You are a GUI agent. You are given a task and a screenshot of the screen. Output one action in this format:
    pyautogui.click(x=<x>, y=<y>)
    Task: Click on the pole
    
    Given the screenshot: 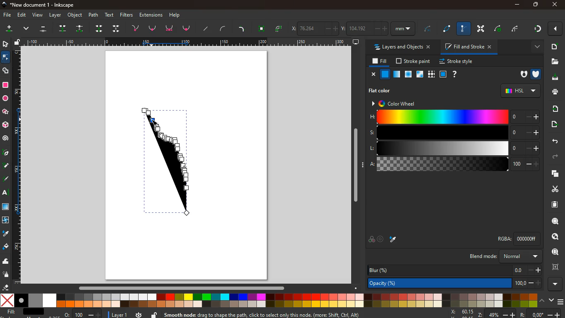 What is the action you would take?
    pyautogui.click(x=464, y=29)
    